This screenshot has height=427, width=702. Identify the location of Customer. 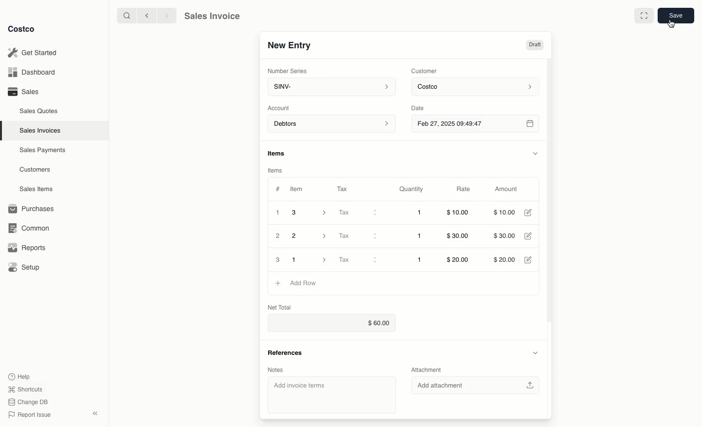
(425, 70).